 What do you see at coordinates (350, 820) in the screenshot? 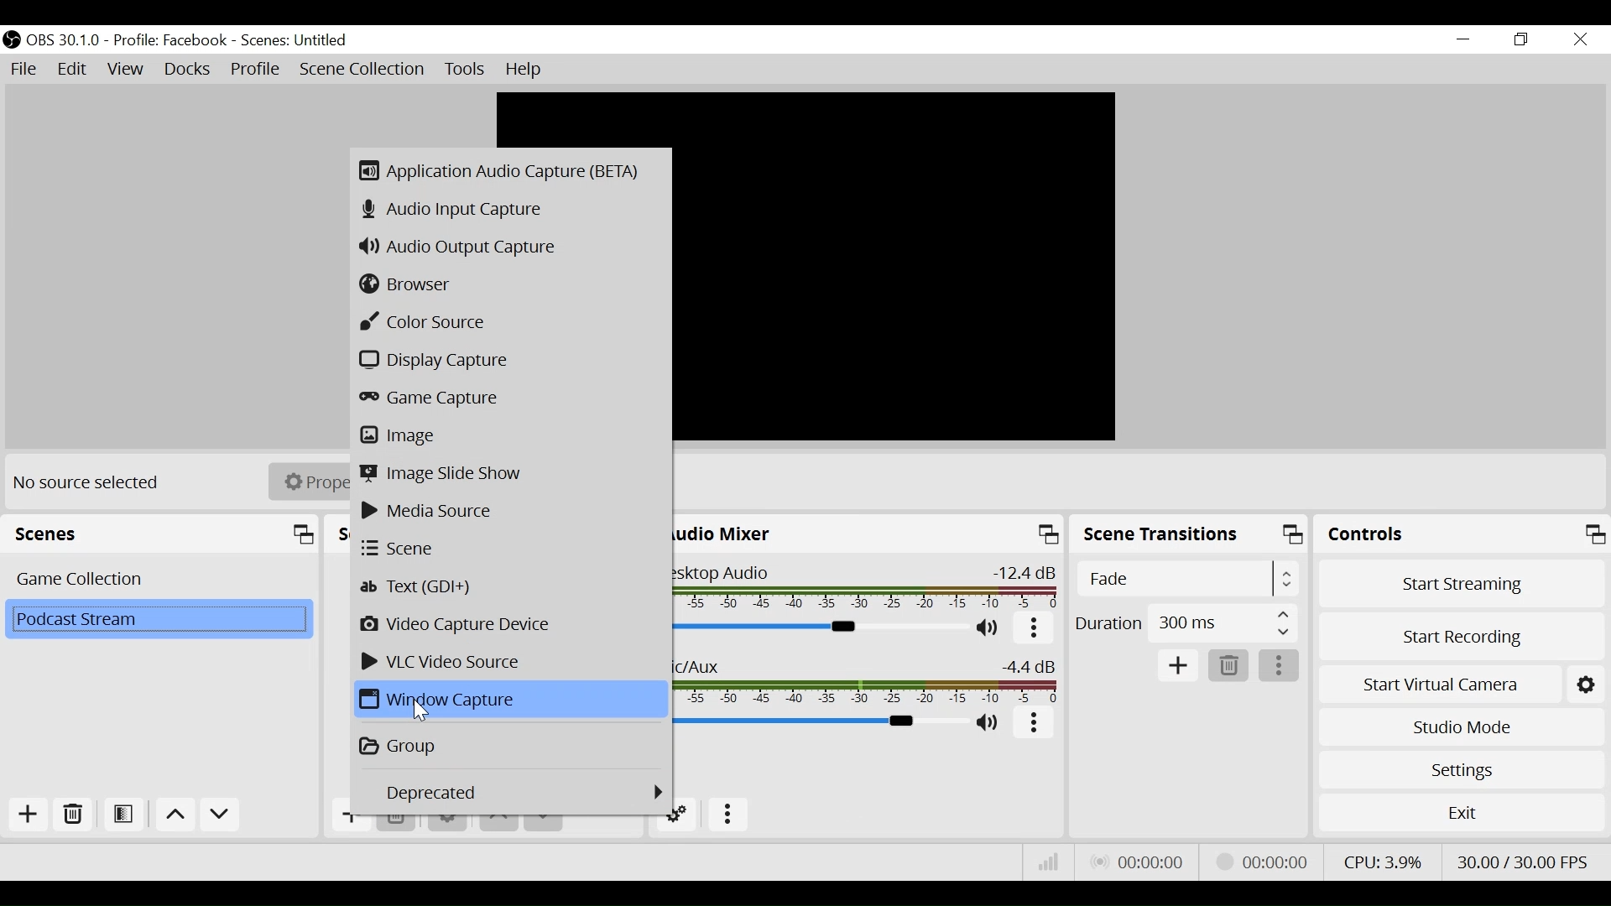
I see `Add` at bounding box center [350, 820].